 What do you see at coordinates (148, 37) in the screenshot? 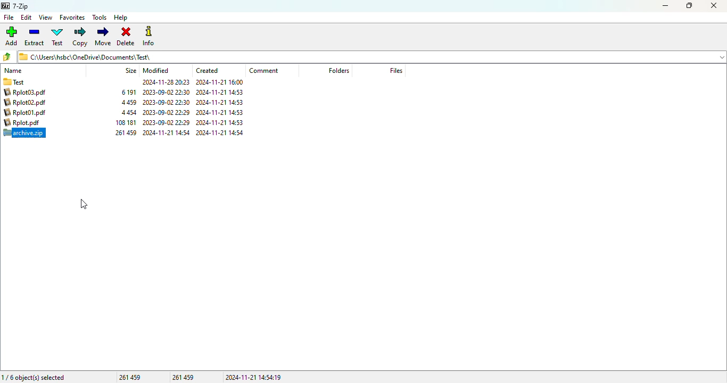
I see `info` at bounding box center [148, 37].